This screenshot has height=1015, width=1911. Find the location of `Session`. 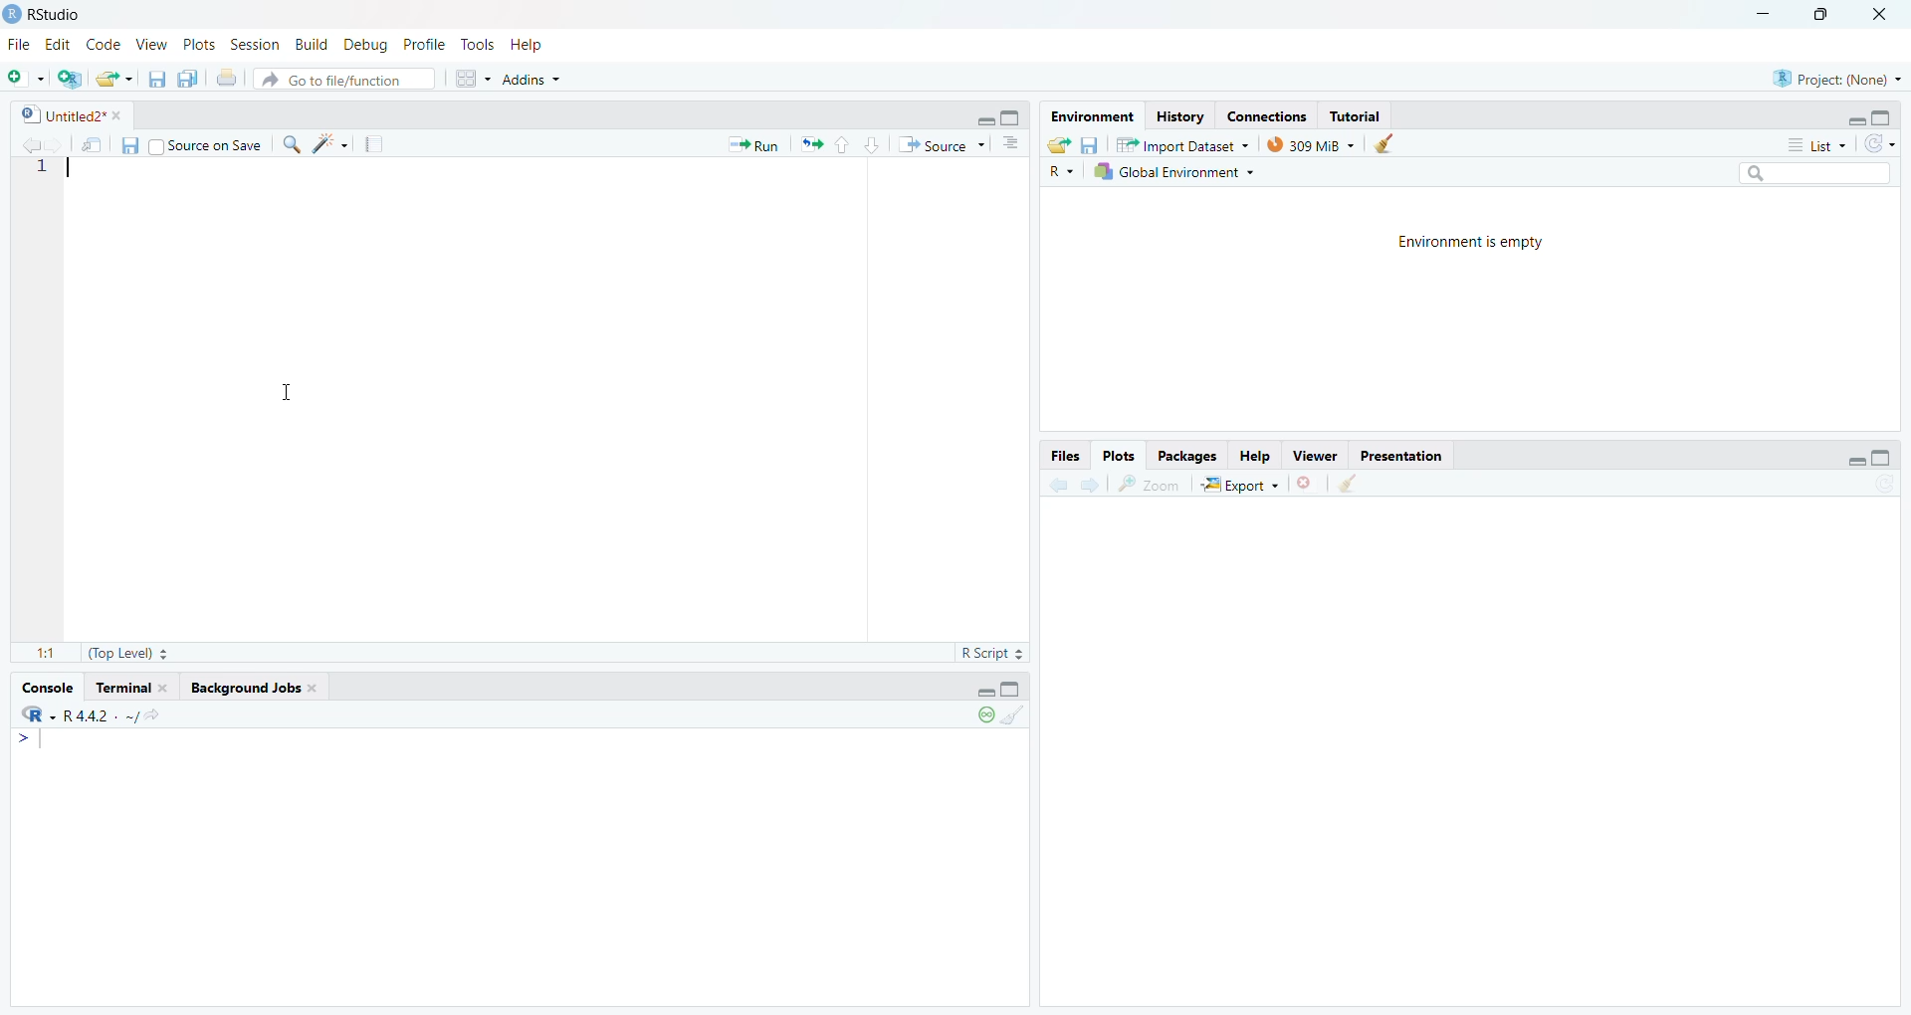

Session is located at coordinates (253, 44).